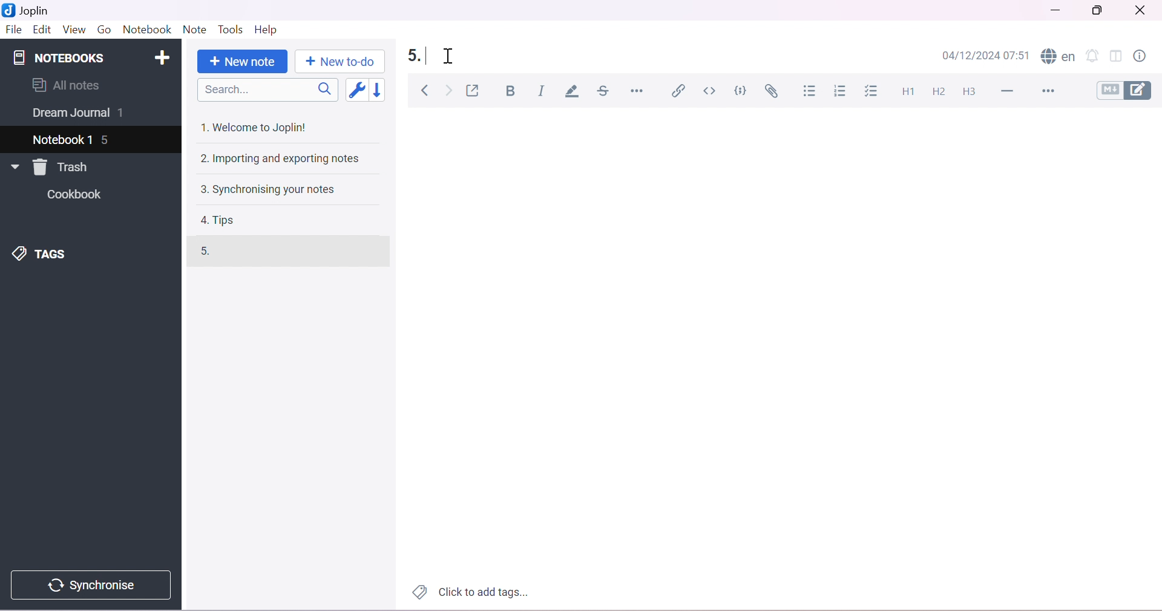  I want to click on Joplin, so click(30, 10).